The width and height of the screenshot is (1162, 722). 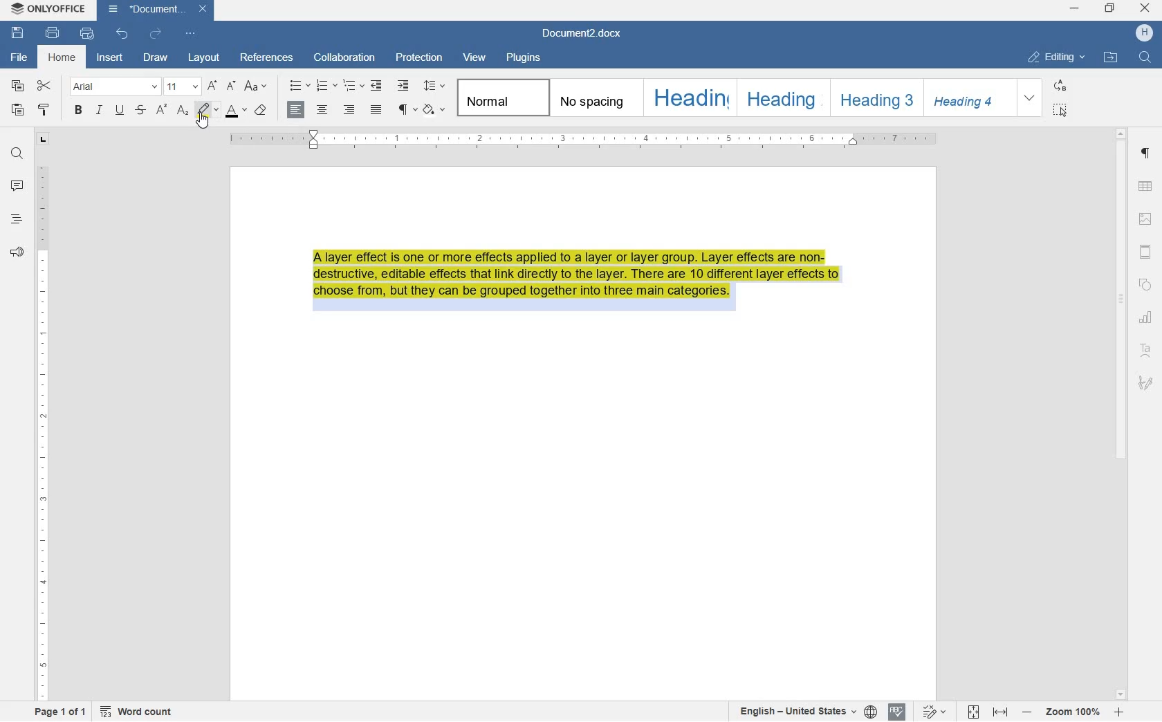 I want to click on INCREASE INDENT, so click(x=403, y=86).